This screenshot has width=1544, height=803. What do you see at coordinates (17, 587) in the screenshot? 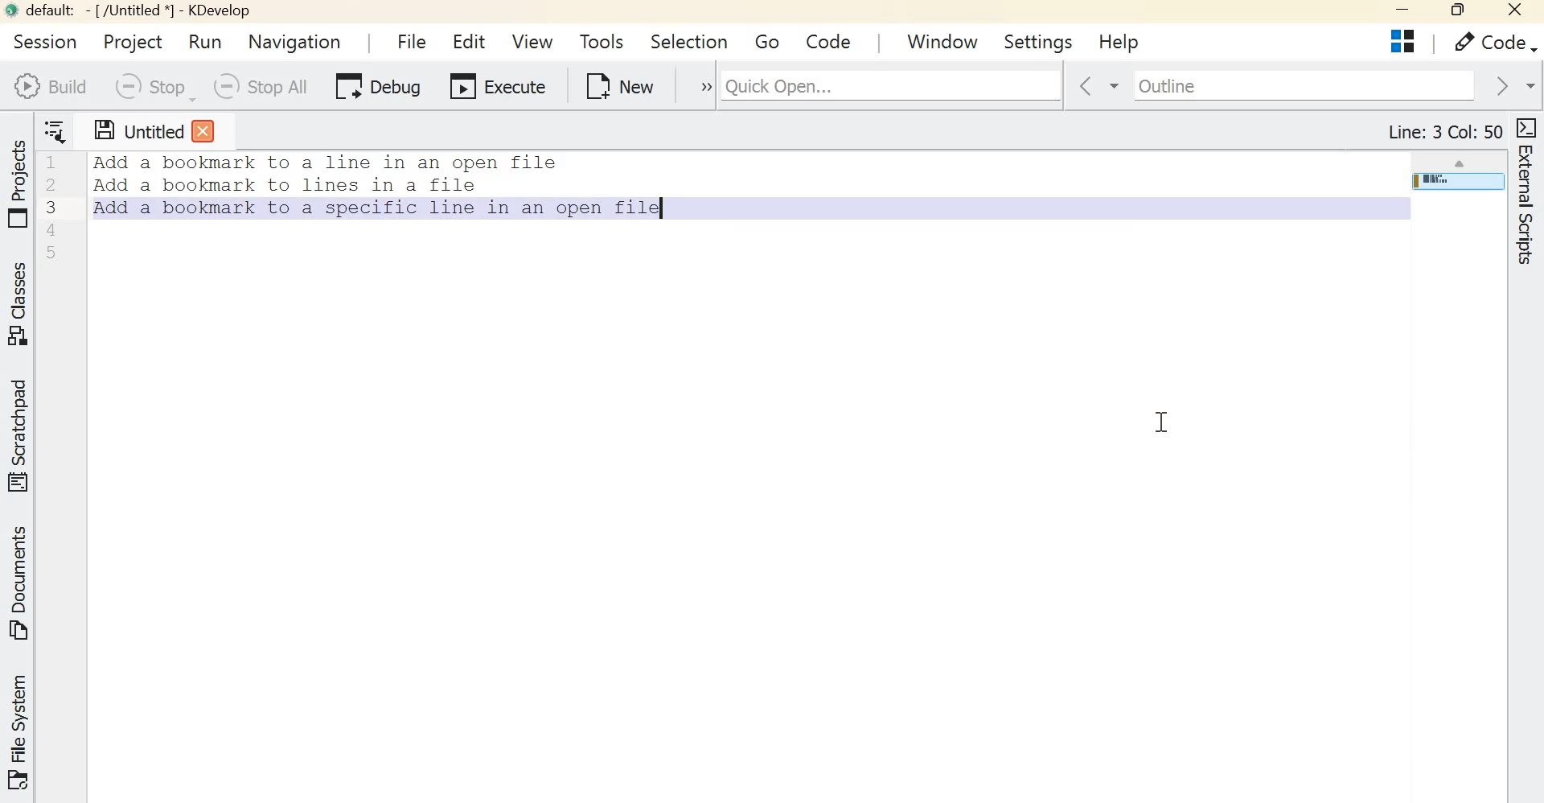
I see `Documents` at bounding box center [17, 587].